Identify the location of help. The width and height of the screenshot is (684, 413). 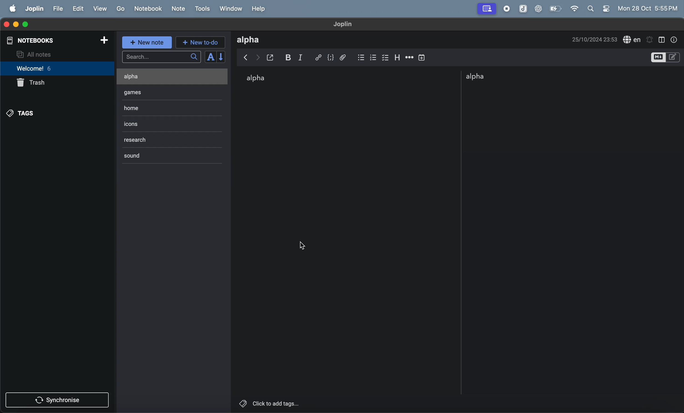
(260, 9).